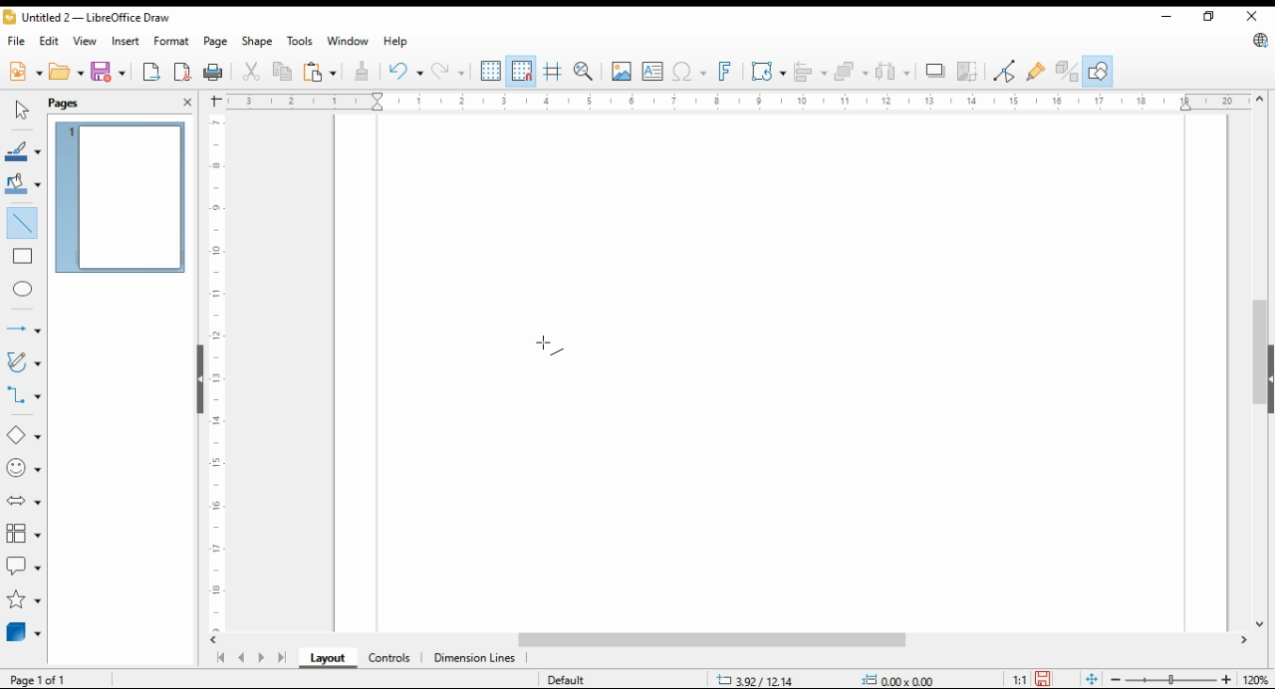  Describe the element at coordinates (475, 659) in the screenshot. I see `dimension lines` at that location.